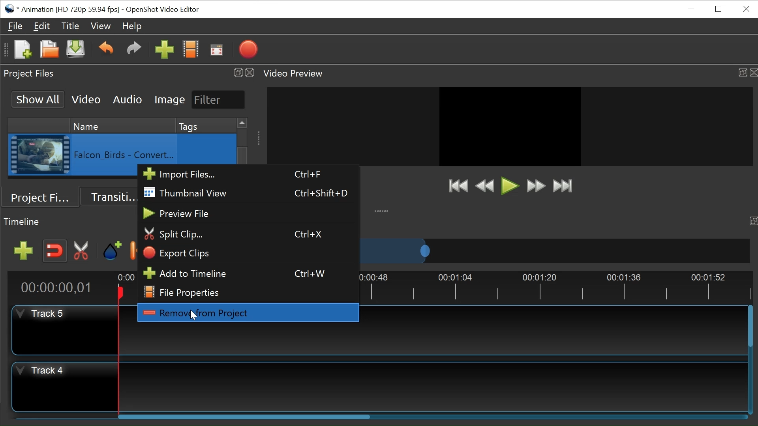  I want to click on Drag handle, so click(383, 210).